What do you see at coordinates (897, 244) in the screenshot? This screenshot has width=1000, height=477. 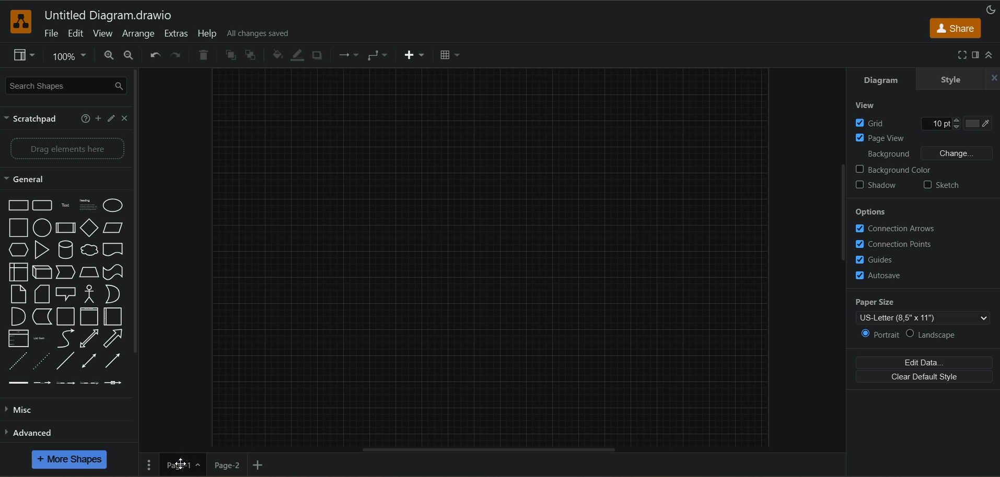 I see `connection paths` at bounding box center [897, 244].